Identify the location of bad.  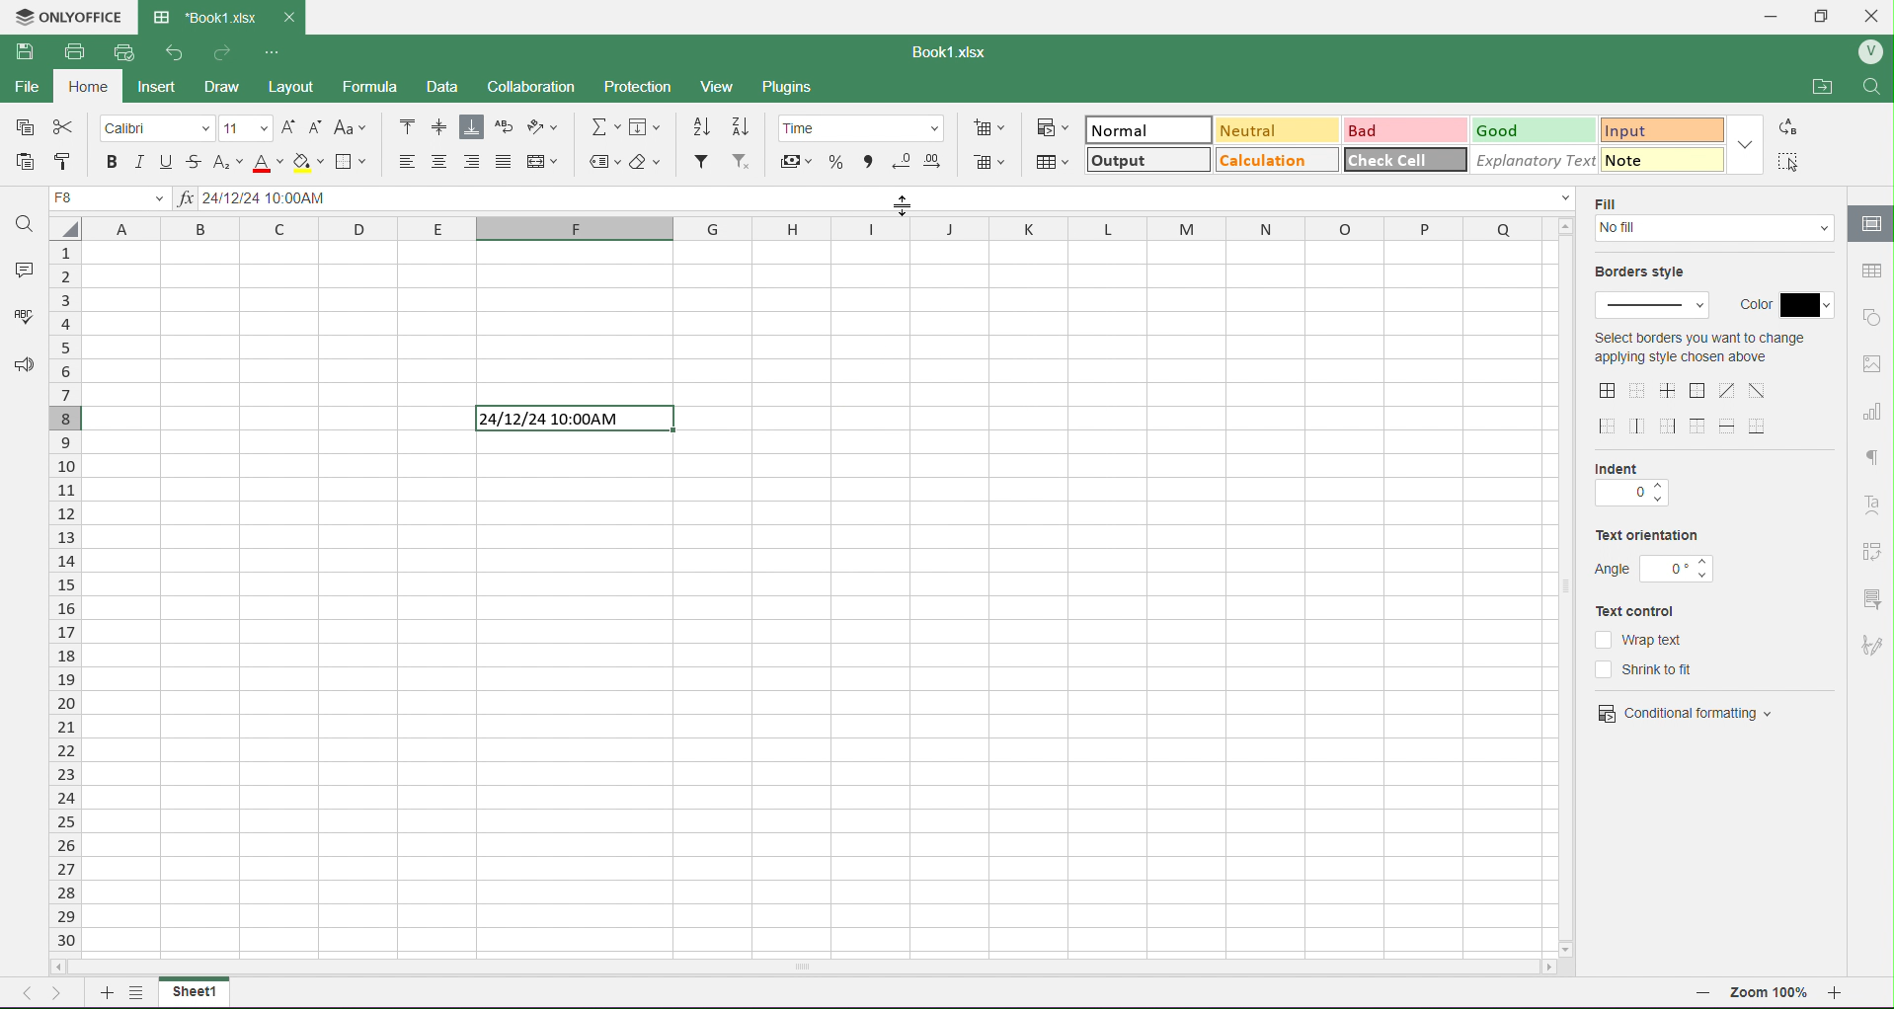
(1368, 129).